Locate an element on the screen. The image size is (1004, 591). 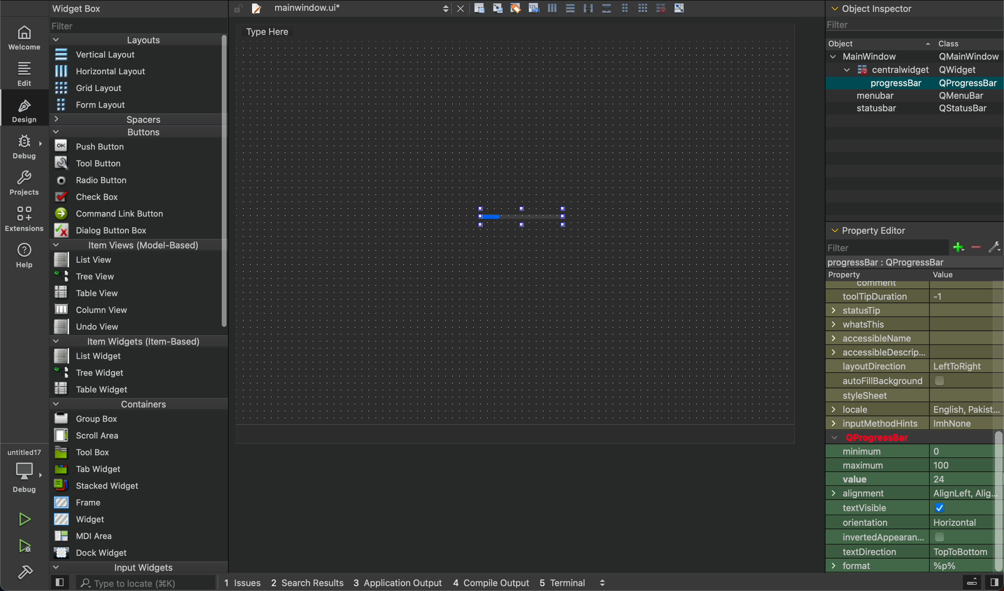
Buttons is located at coordinates (120, 132).